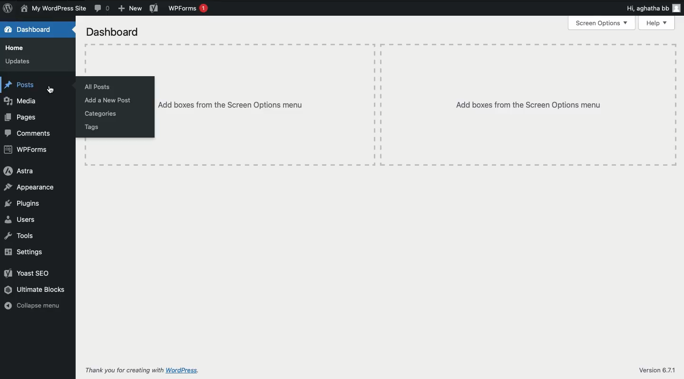 The height and width of the screenshot is (379, 684). I want to click on Hi user, so click(638, 9).